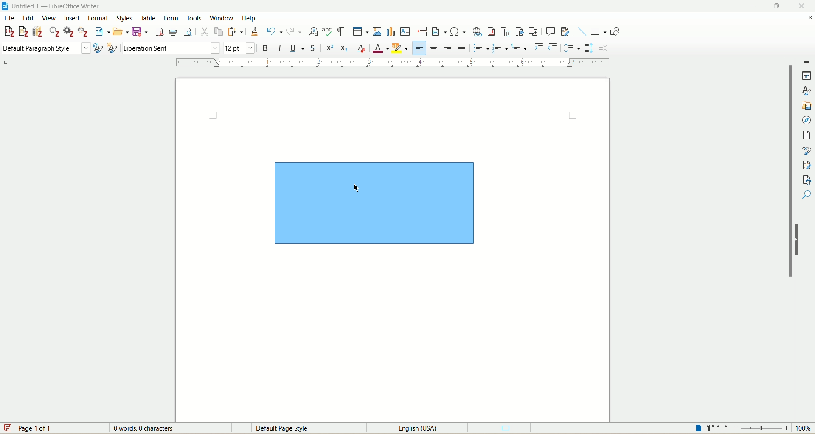 The height and width of the screenshot is (434, 815). Describe the element at coordinates (391, 32) in the screenshot. I see `insert chart` at that location.